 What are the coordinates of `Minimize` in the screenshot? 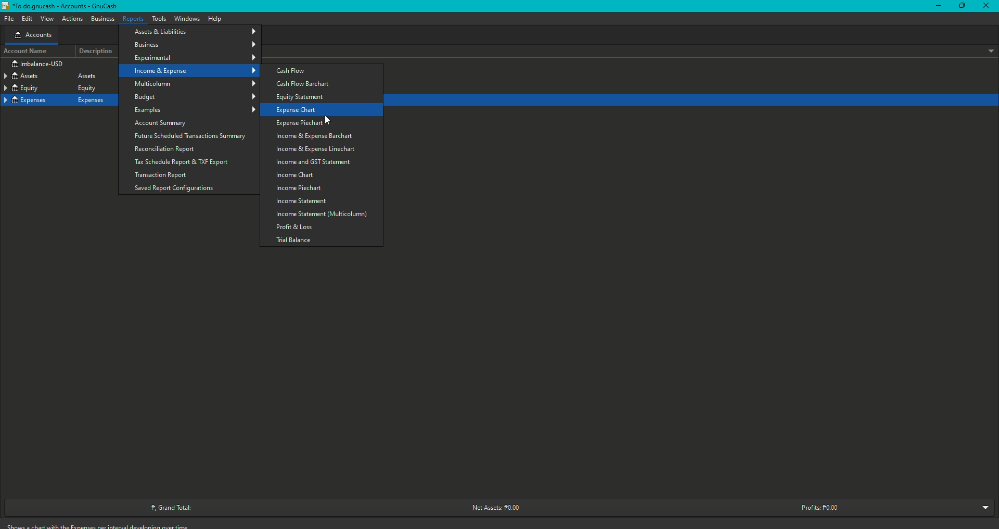 It's located at (937, 7).